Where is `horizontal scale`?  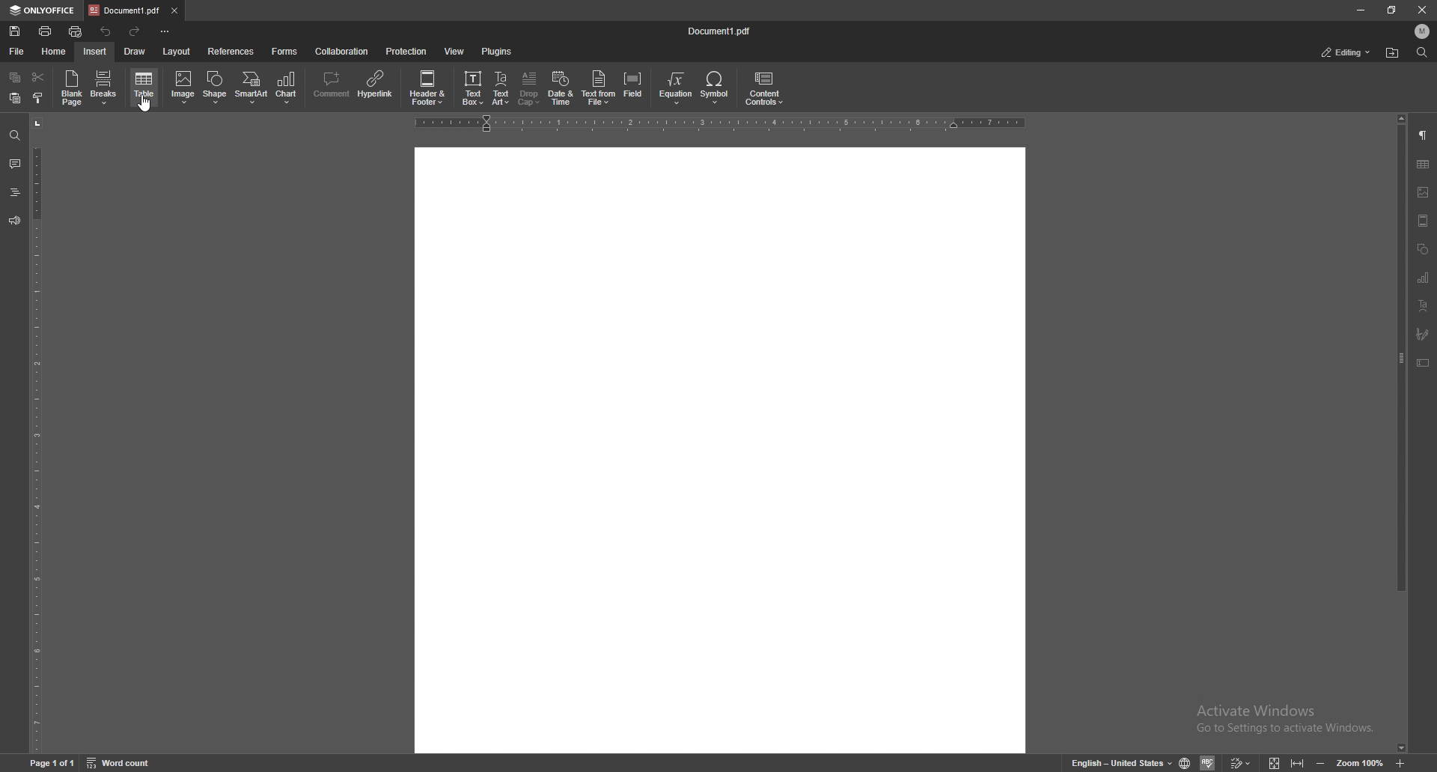
horizontal scale is located at coordinates (717, 124).